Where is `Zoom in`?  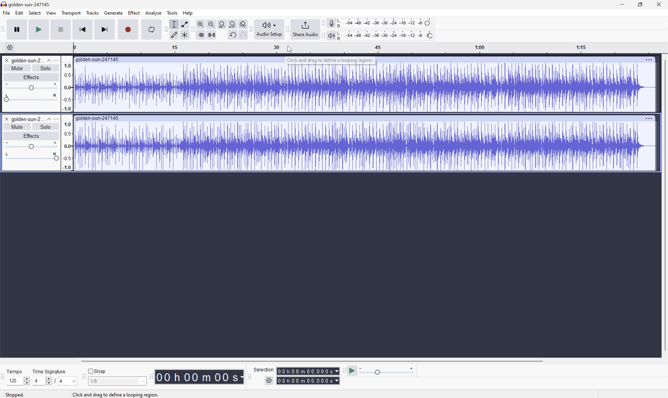 Zoom in is located at coordinates (201, 24).